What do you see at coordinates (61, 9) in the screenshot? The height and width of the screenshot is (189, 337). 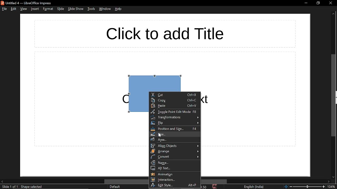 I see `slide` at bounding box center [61, 9].